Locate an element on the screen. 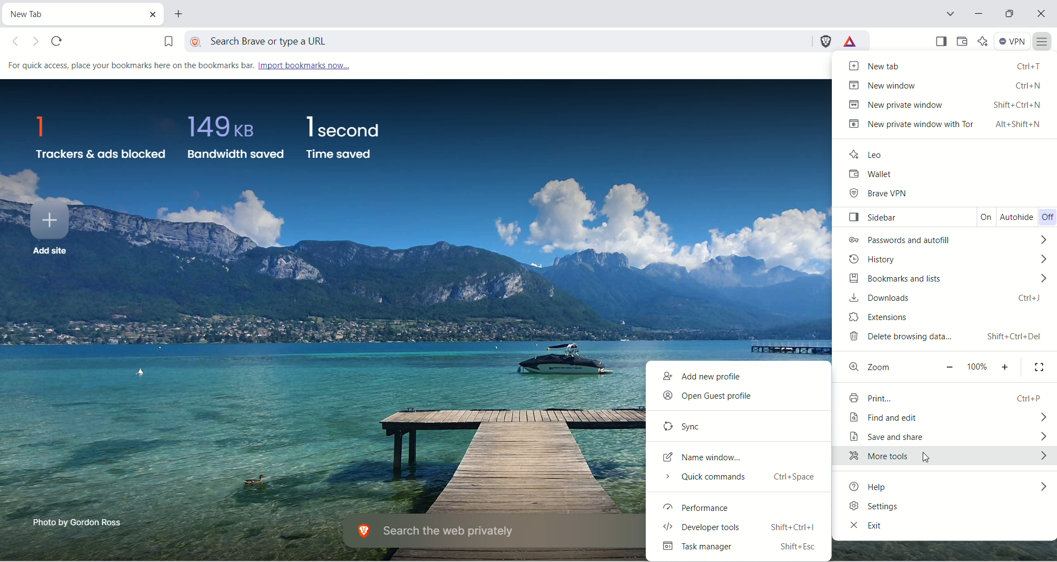 The image size is (1057, 562). sidebar is located at coordinates (950, 217).